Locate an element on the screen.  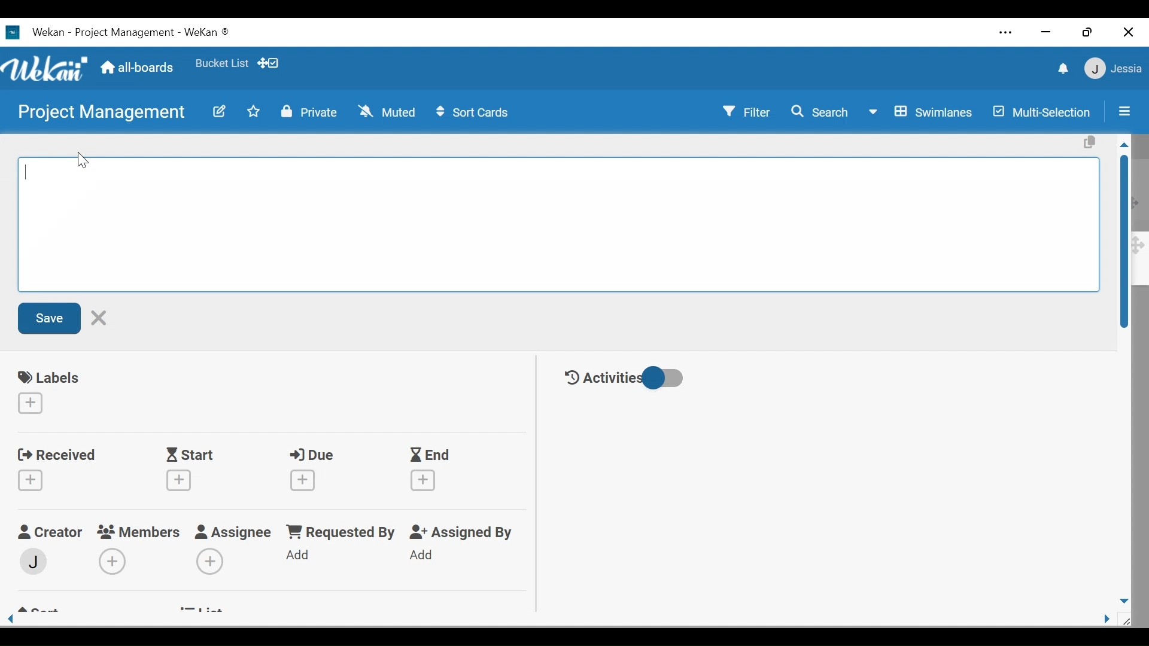
Add Members is located at coordinates (113, 562).